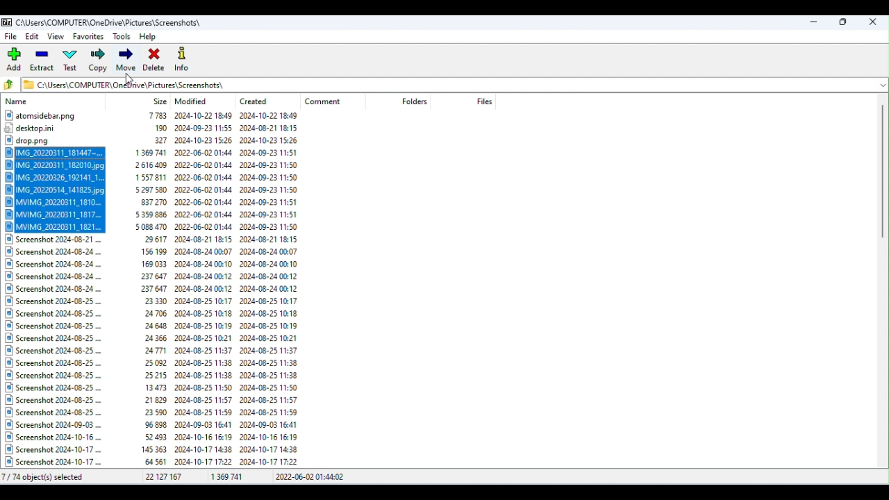 This screenshot has width=889, height=500. I want to click on Help, so click(151, 35).